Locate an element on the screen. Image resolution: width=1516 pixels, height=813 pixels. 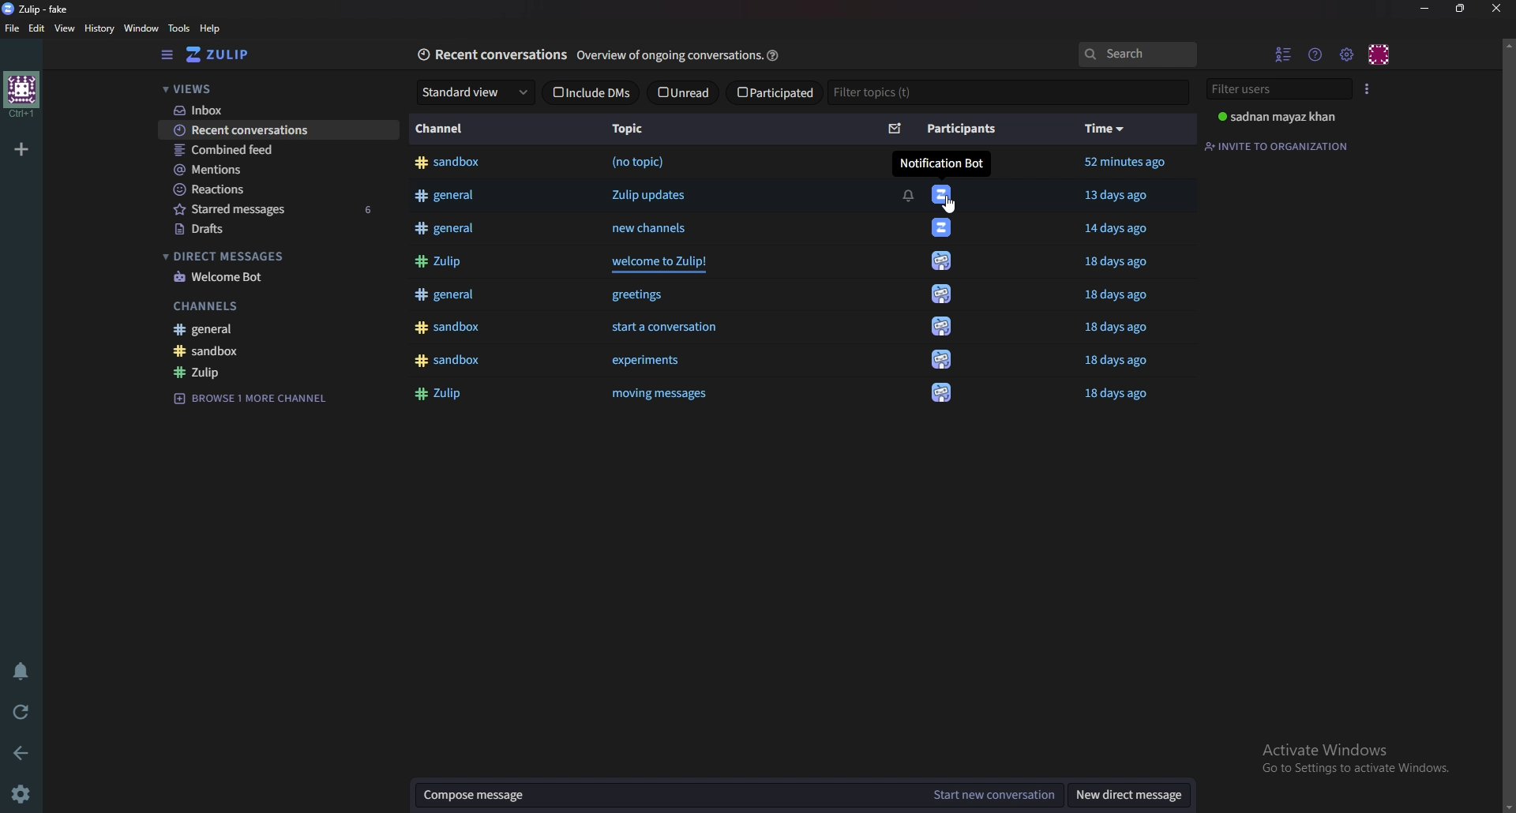
Notification is located at coordinates (907, 196).